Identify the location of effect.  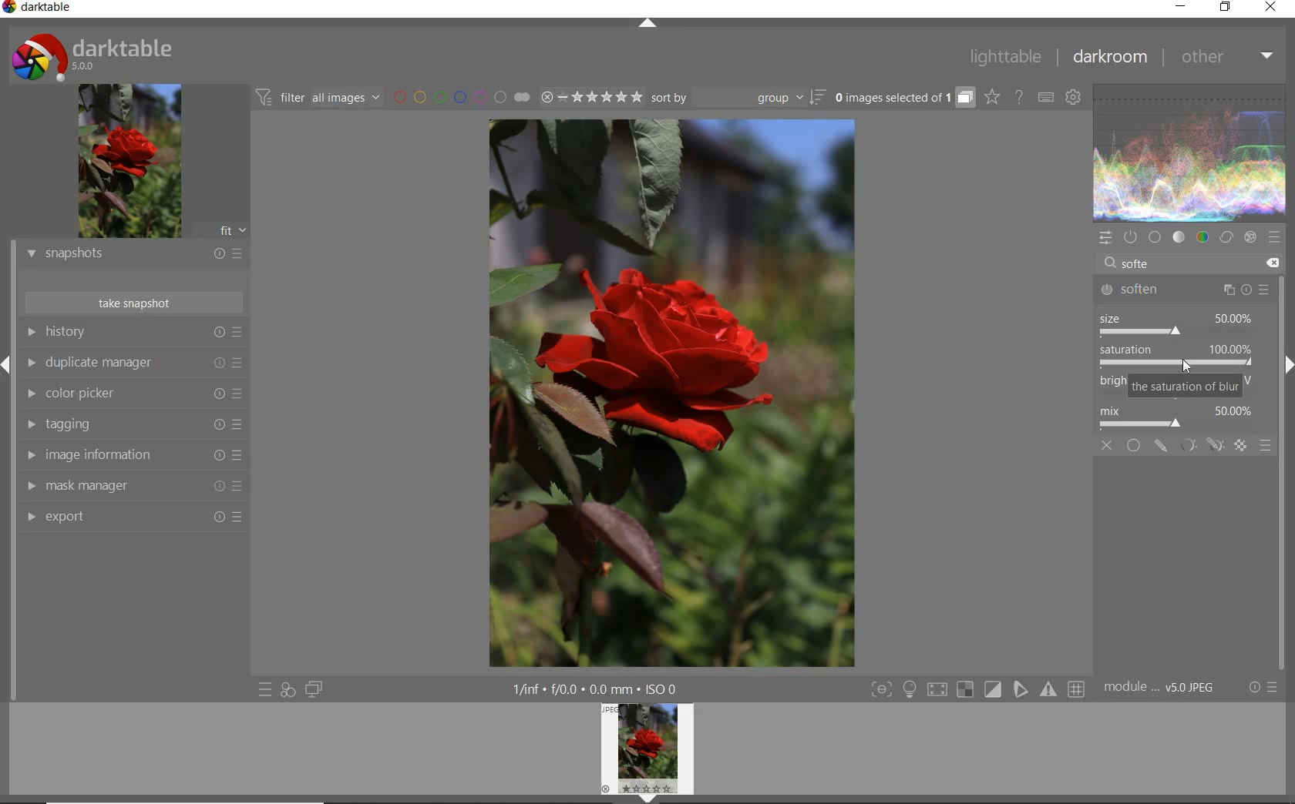
(1250, 238).